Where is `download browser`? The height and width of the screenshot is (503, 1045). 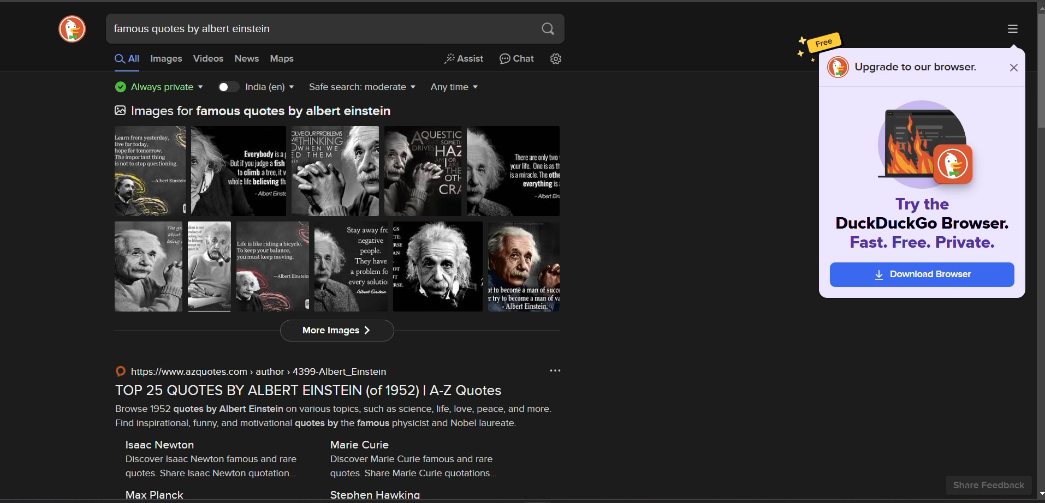
download browser is located at coordinates (921, 274).